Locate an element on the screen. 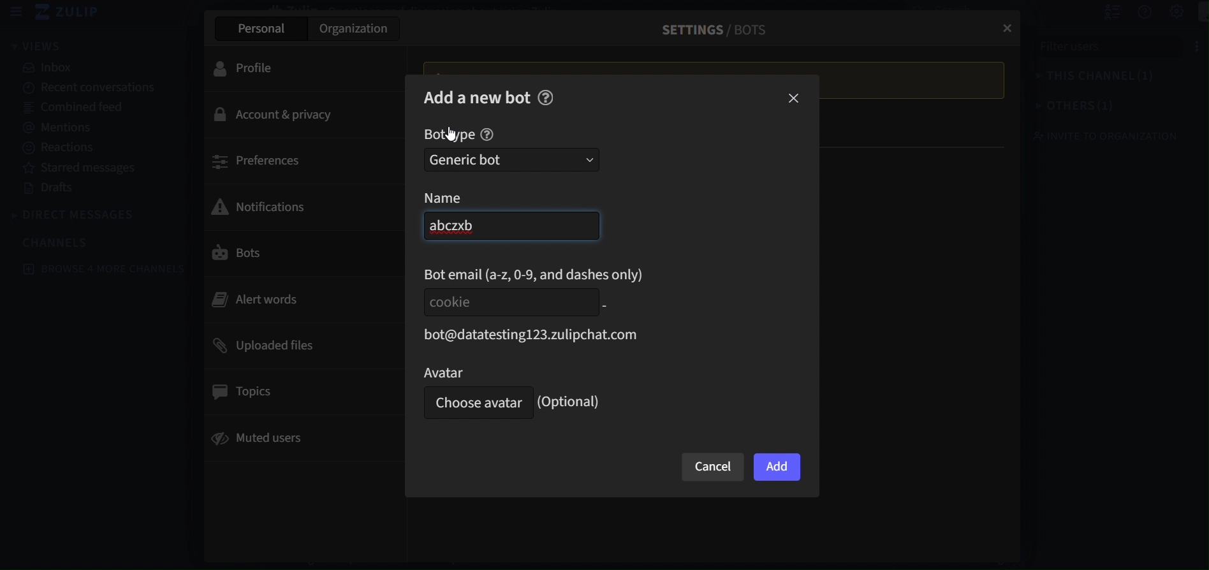  recent conversations is located at coordinates (97, 89).